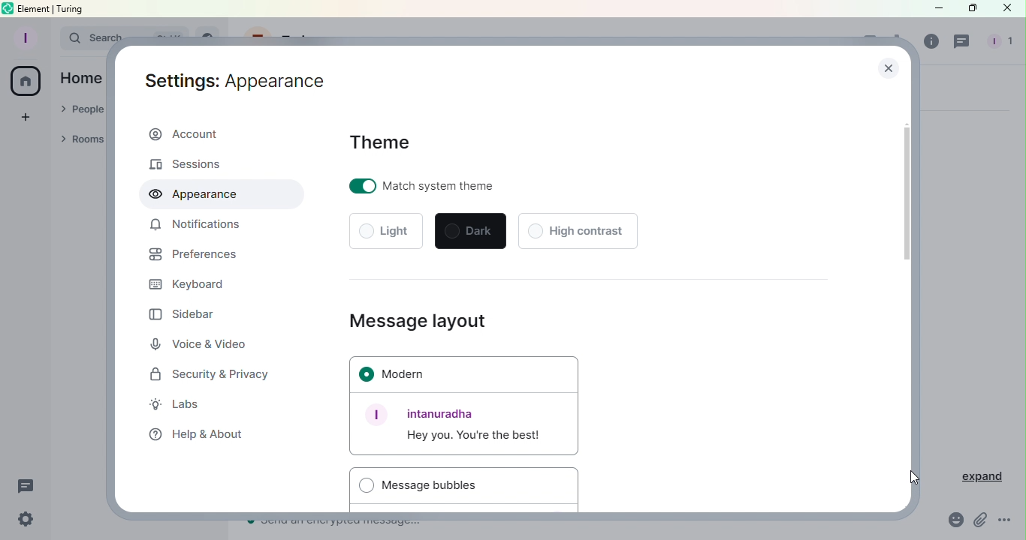  Describe the element at coordinates (1006, 523) in the screenshot. I see `More Options` at that location.